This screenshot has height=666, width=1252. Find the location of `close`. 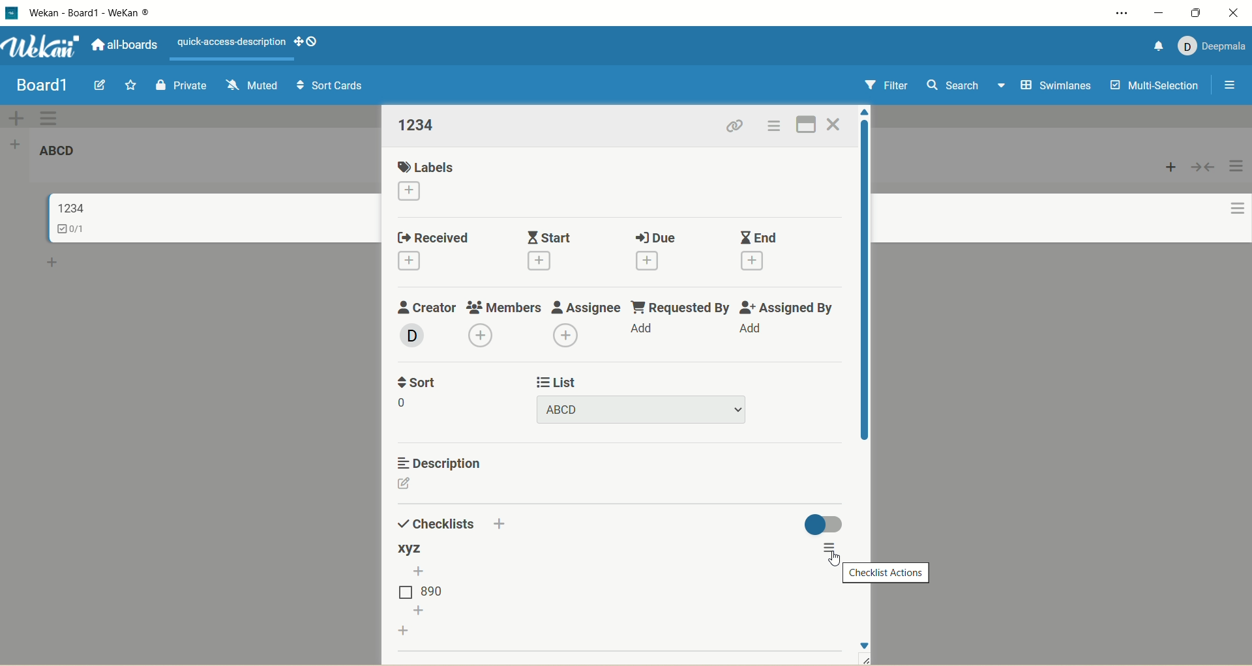

close is located at coordinates (1238, 13).